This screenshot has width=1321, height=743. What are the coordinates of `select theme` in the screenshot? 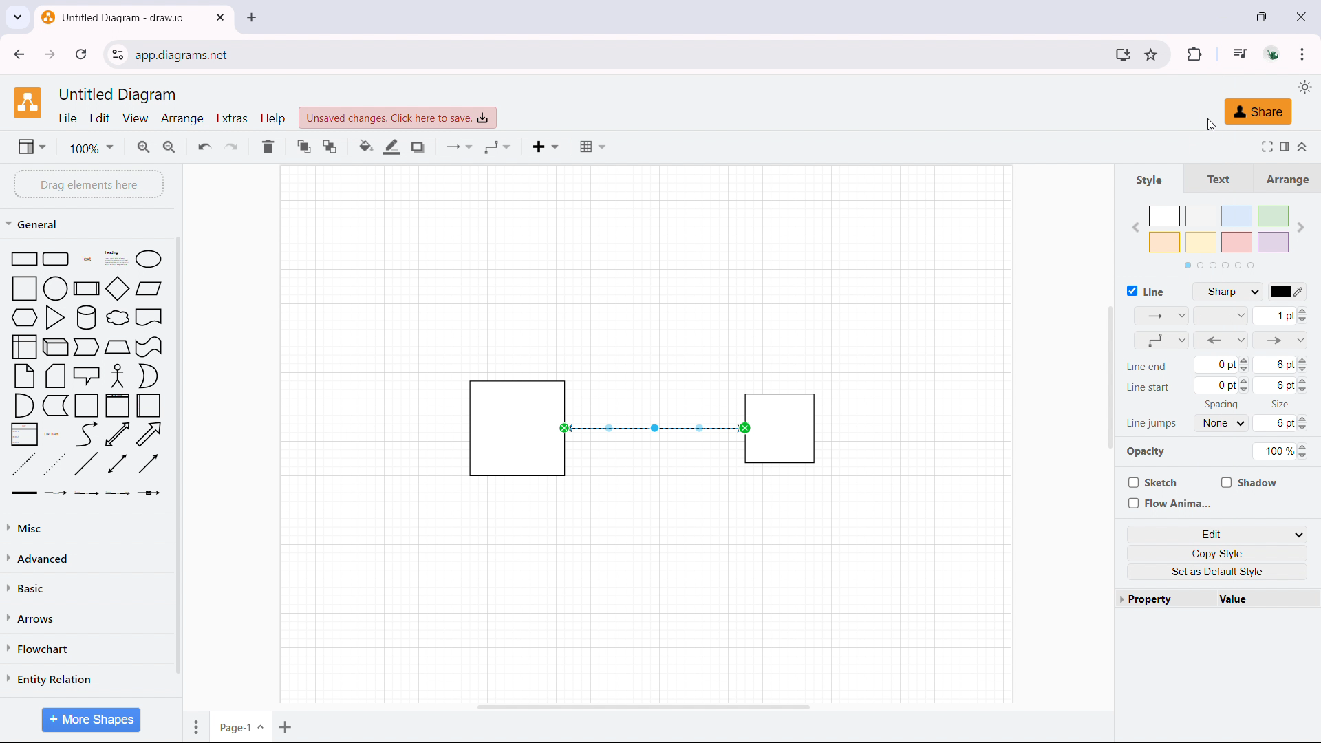 It's located at (1304, 87).